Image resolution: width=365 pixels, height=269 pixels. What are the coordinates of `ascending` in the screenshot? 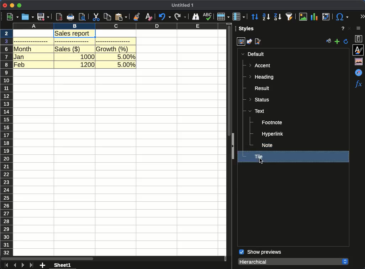 It's located at (266, 17).